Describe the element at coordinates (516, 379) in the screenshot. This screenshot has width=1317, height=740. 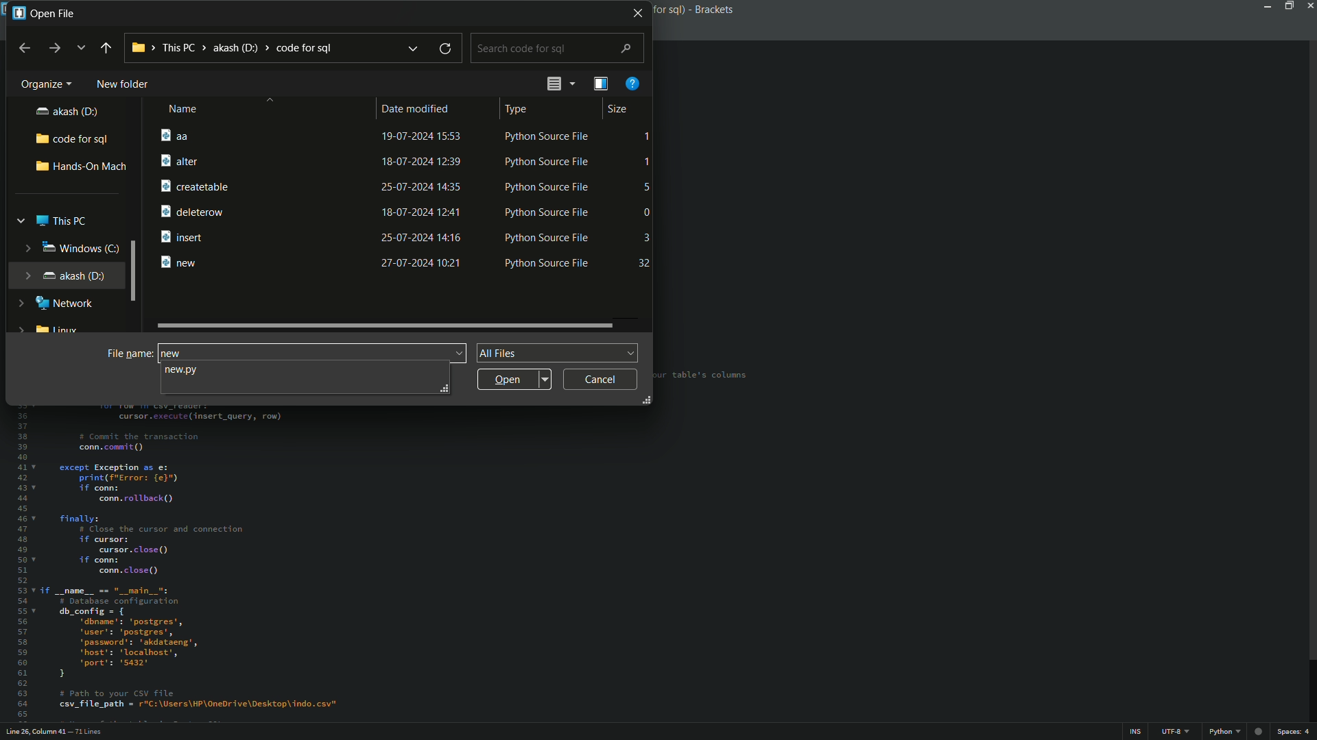
I see `open` at that location.